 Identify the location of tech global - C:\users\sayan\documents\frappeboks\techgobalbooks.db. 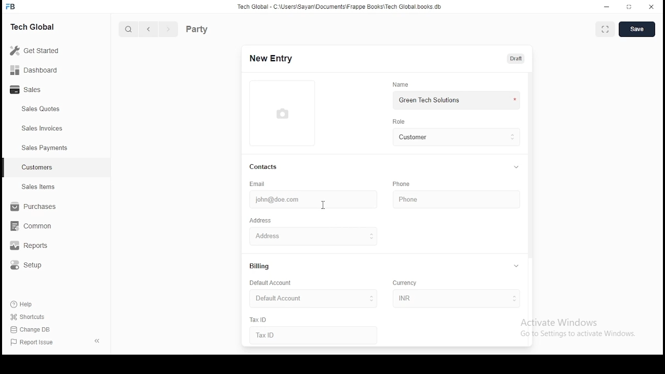
(340, 7).